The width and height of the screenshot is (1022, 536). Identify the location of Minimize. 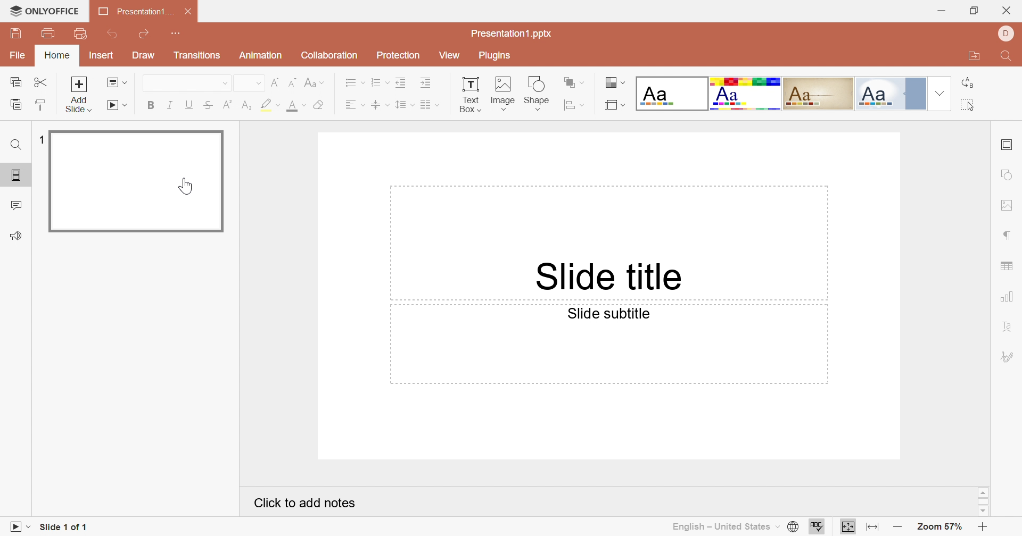
(941, 10).